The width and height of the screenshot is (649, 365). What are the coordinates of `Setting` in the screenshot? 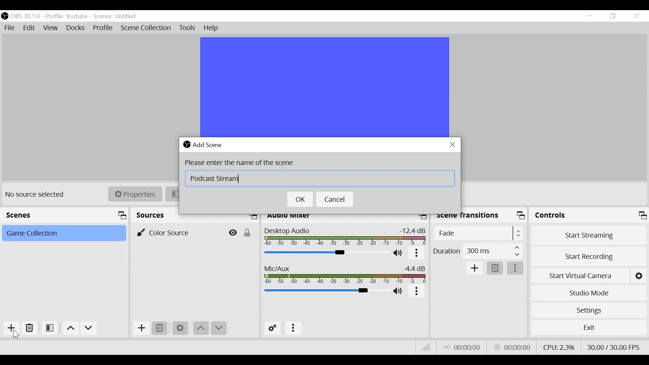 It's located at (639, 274).